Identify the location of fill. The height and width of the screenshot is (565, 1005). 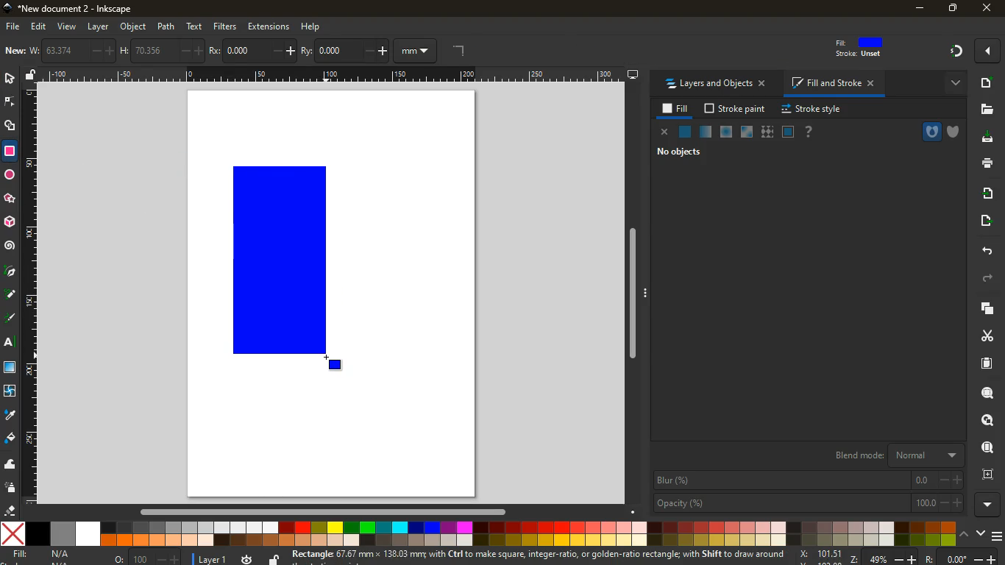
(860, 47).